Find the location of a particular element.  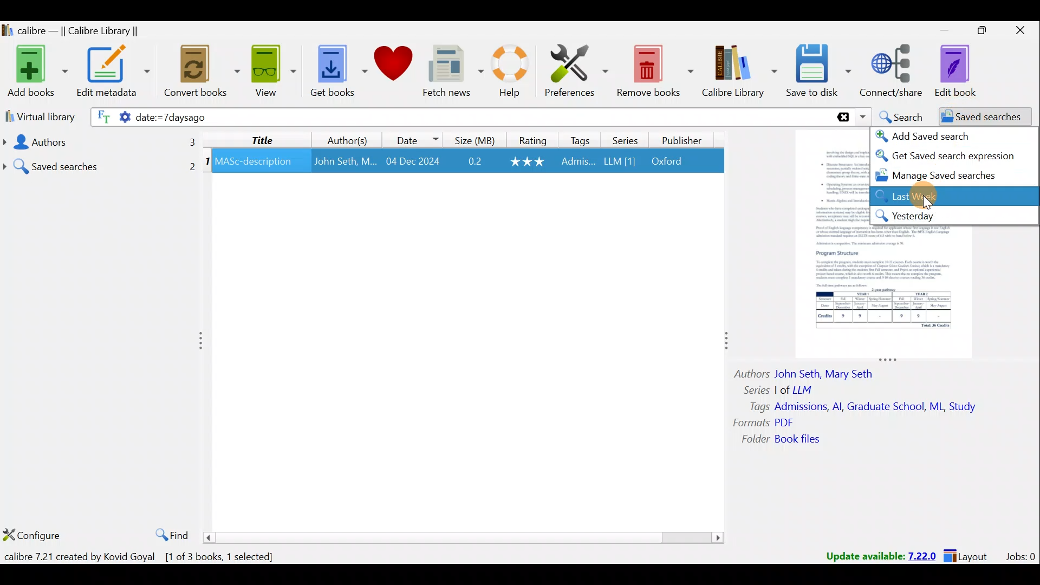

Add books is located at coordinates (35, 69).